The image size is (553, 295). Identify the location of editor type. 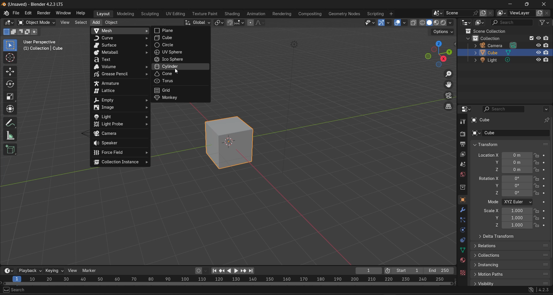
(465, 23).